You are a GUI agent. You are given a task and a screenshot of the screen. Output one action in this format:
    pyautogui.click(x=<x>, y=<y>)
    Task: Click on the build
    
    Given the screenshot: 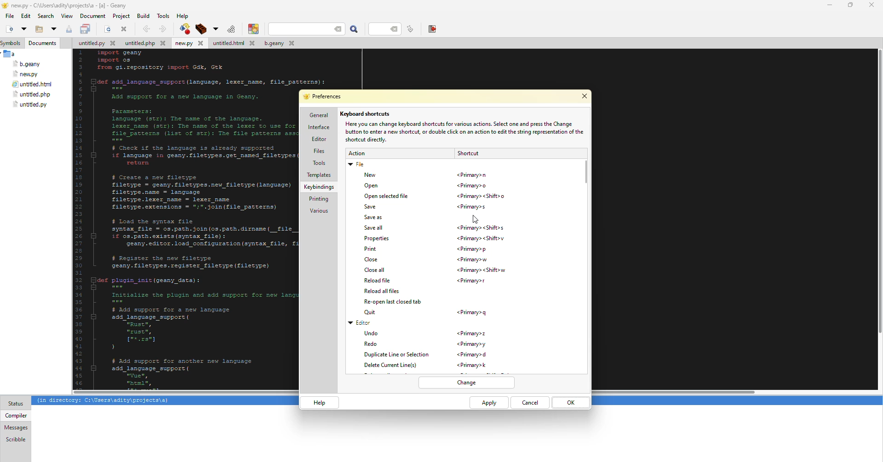 What is the action you would take?
    pyautogui.click(x=200, y=29)
    